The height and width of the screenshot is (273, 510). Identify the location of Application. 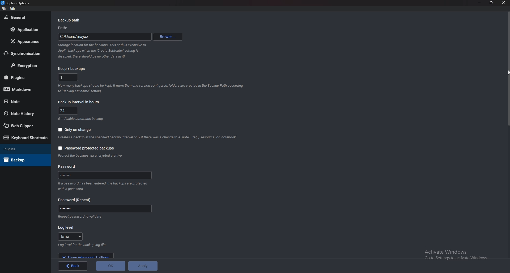
(25, 29).